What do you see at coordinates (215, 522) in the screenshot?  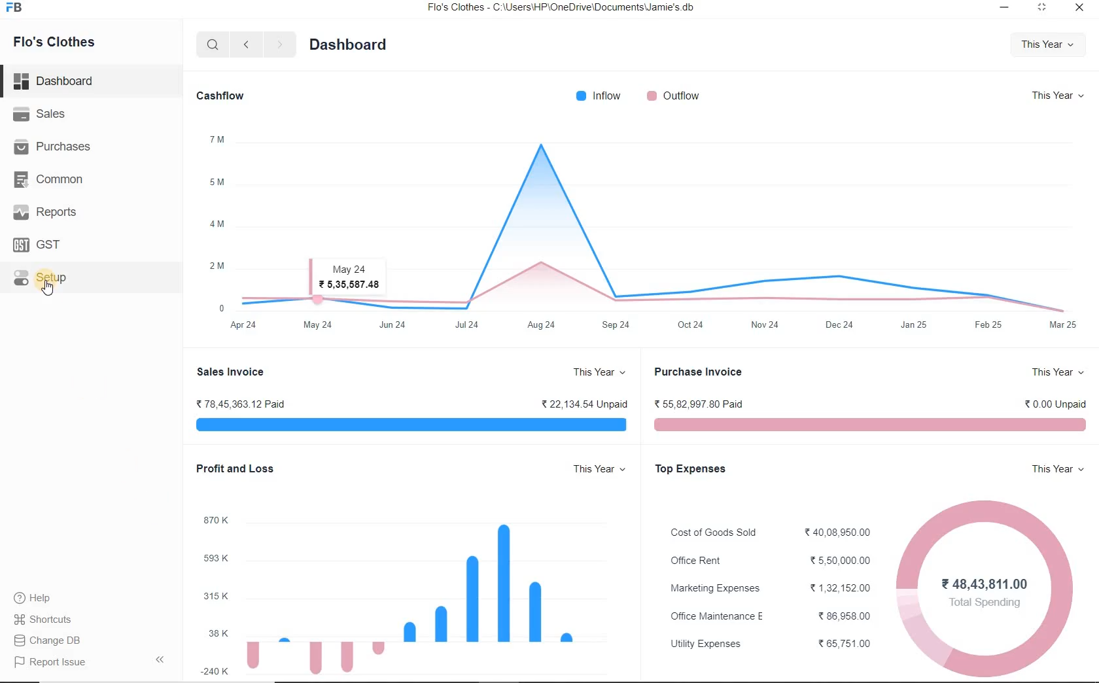 I see `870K` at bounding box center [215, 522].